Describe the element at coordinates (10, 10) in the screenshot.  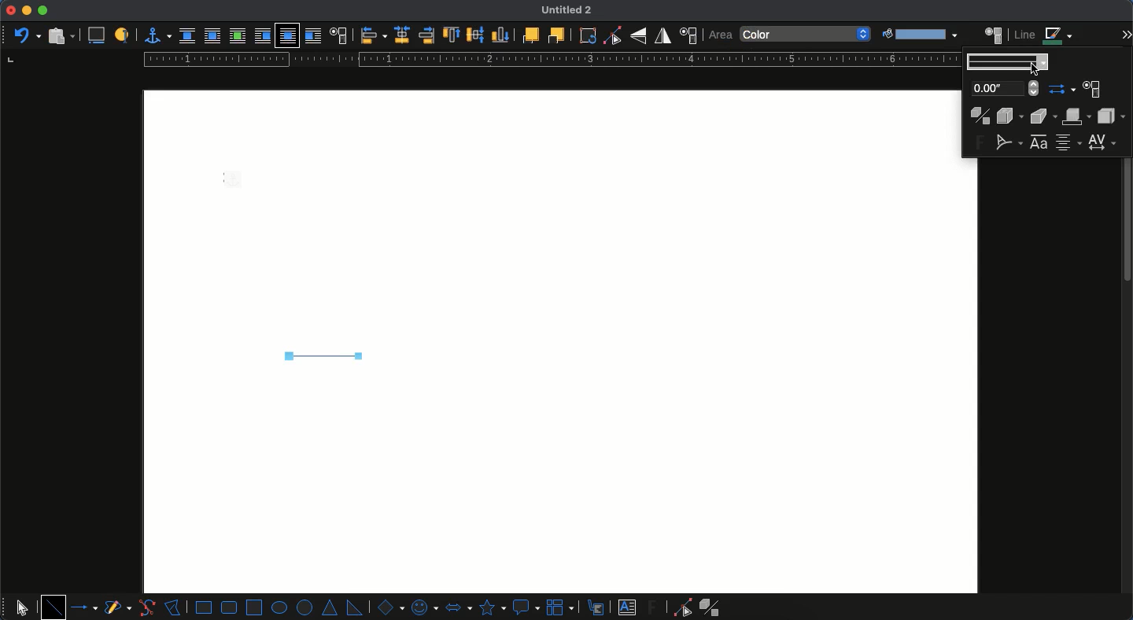
I see `close` at that location.